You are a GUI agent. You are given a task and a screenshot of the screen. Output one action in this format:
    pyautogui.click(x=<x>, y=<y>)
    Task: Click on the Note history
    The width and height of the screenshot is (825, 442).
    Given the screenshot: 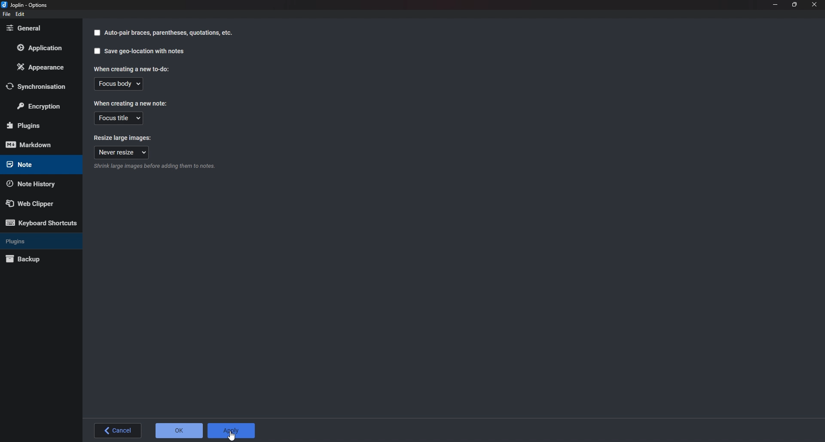 What is the action you would take?
    pyautogui.click(x=39, y=183)
    